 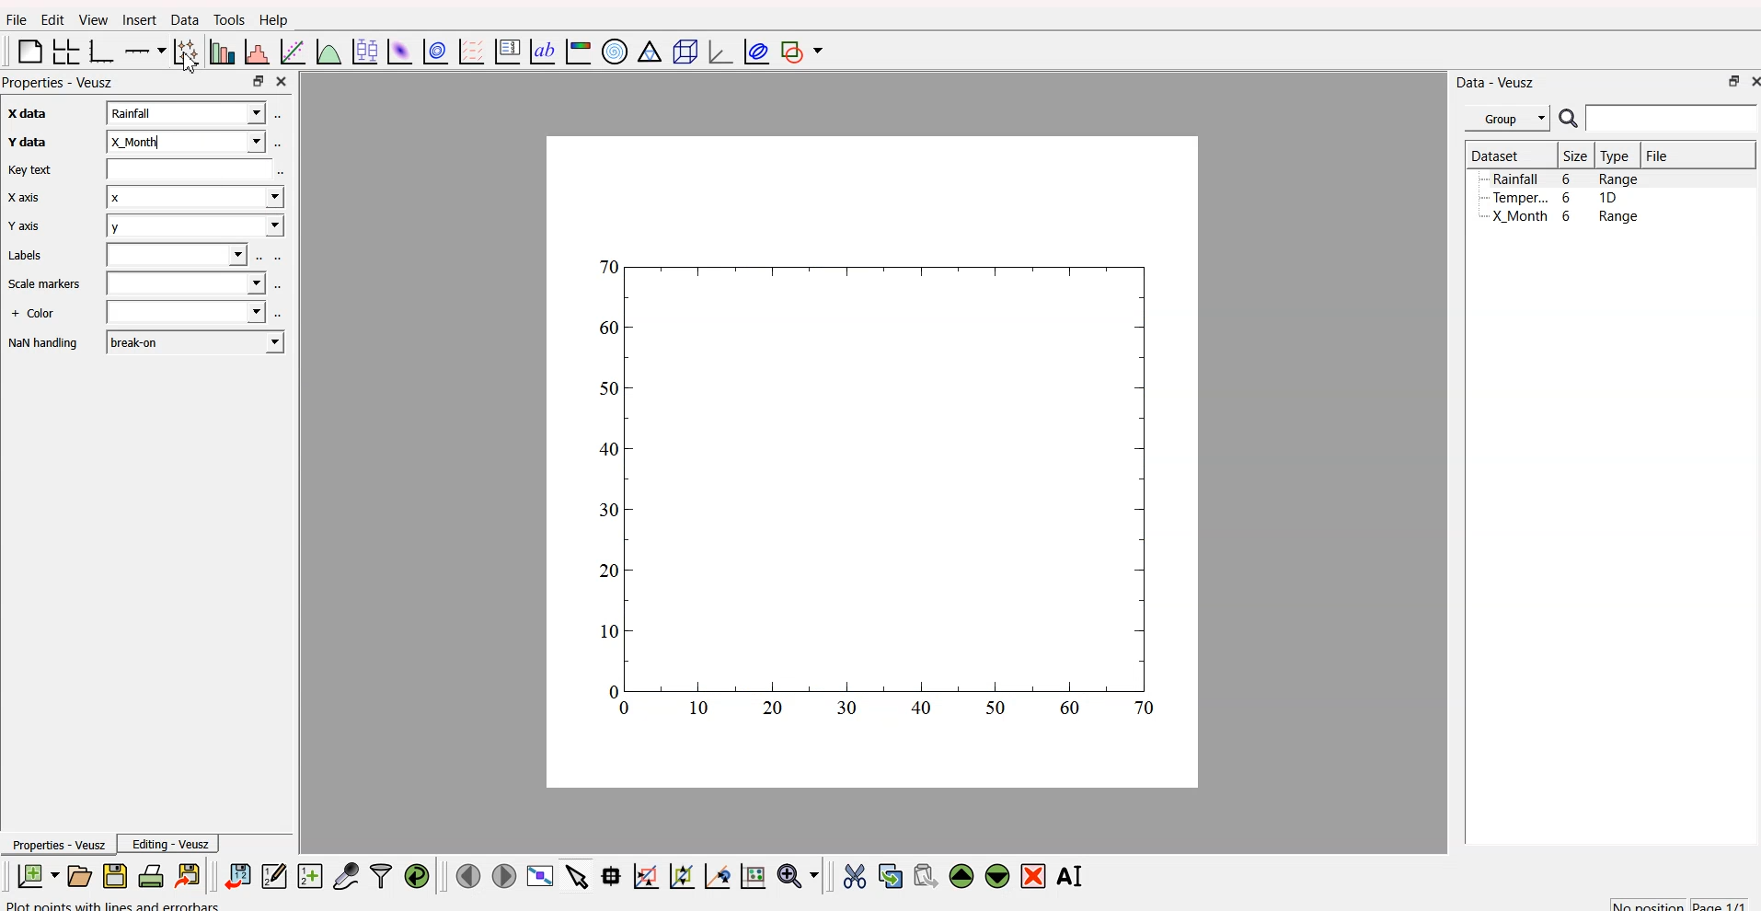 I want to click on Y axis, so click(x=23, y=228).